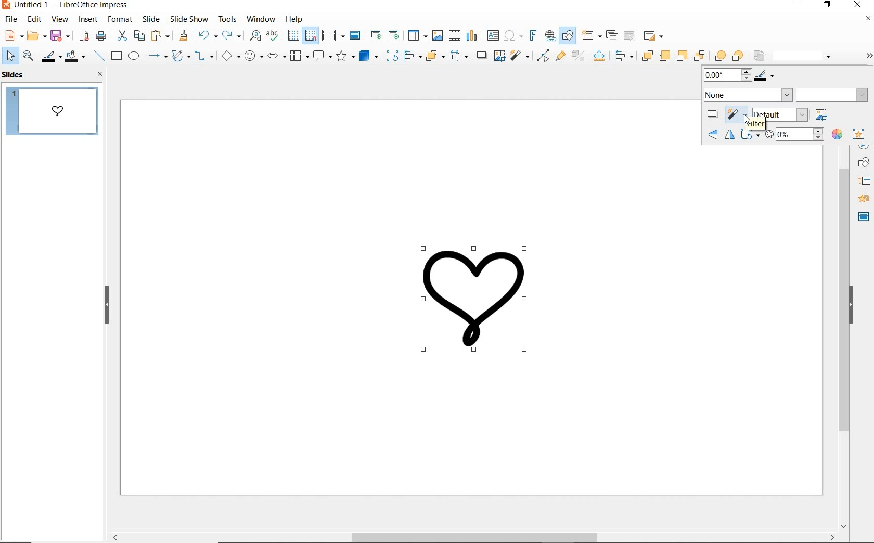 This screenshot has width=874, height=543. Describe the element at coordinates (866, 19) in the screenshot. I see `` at that location.